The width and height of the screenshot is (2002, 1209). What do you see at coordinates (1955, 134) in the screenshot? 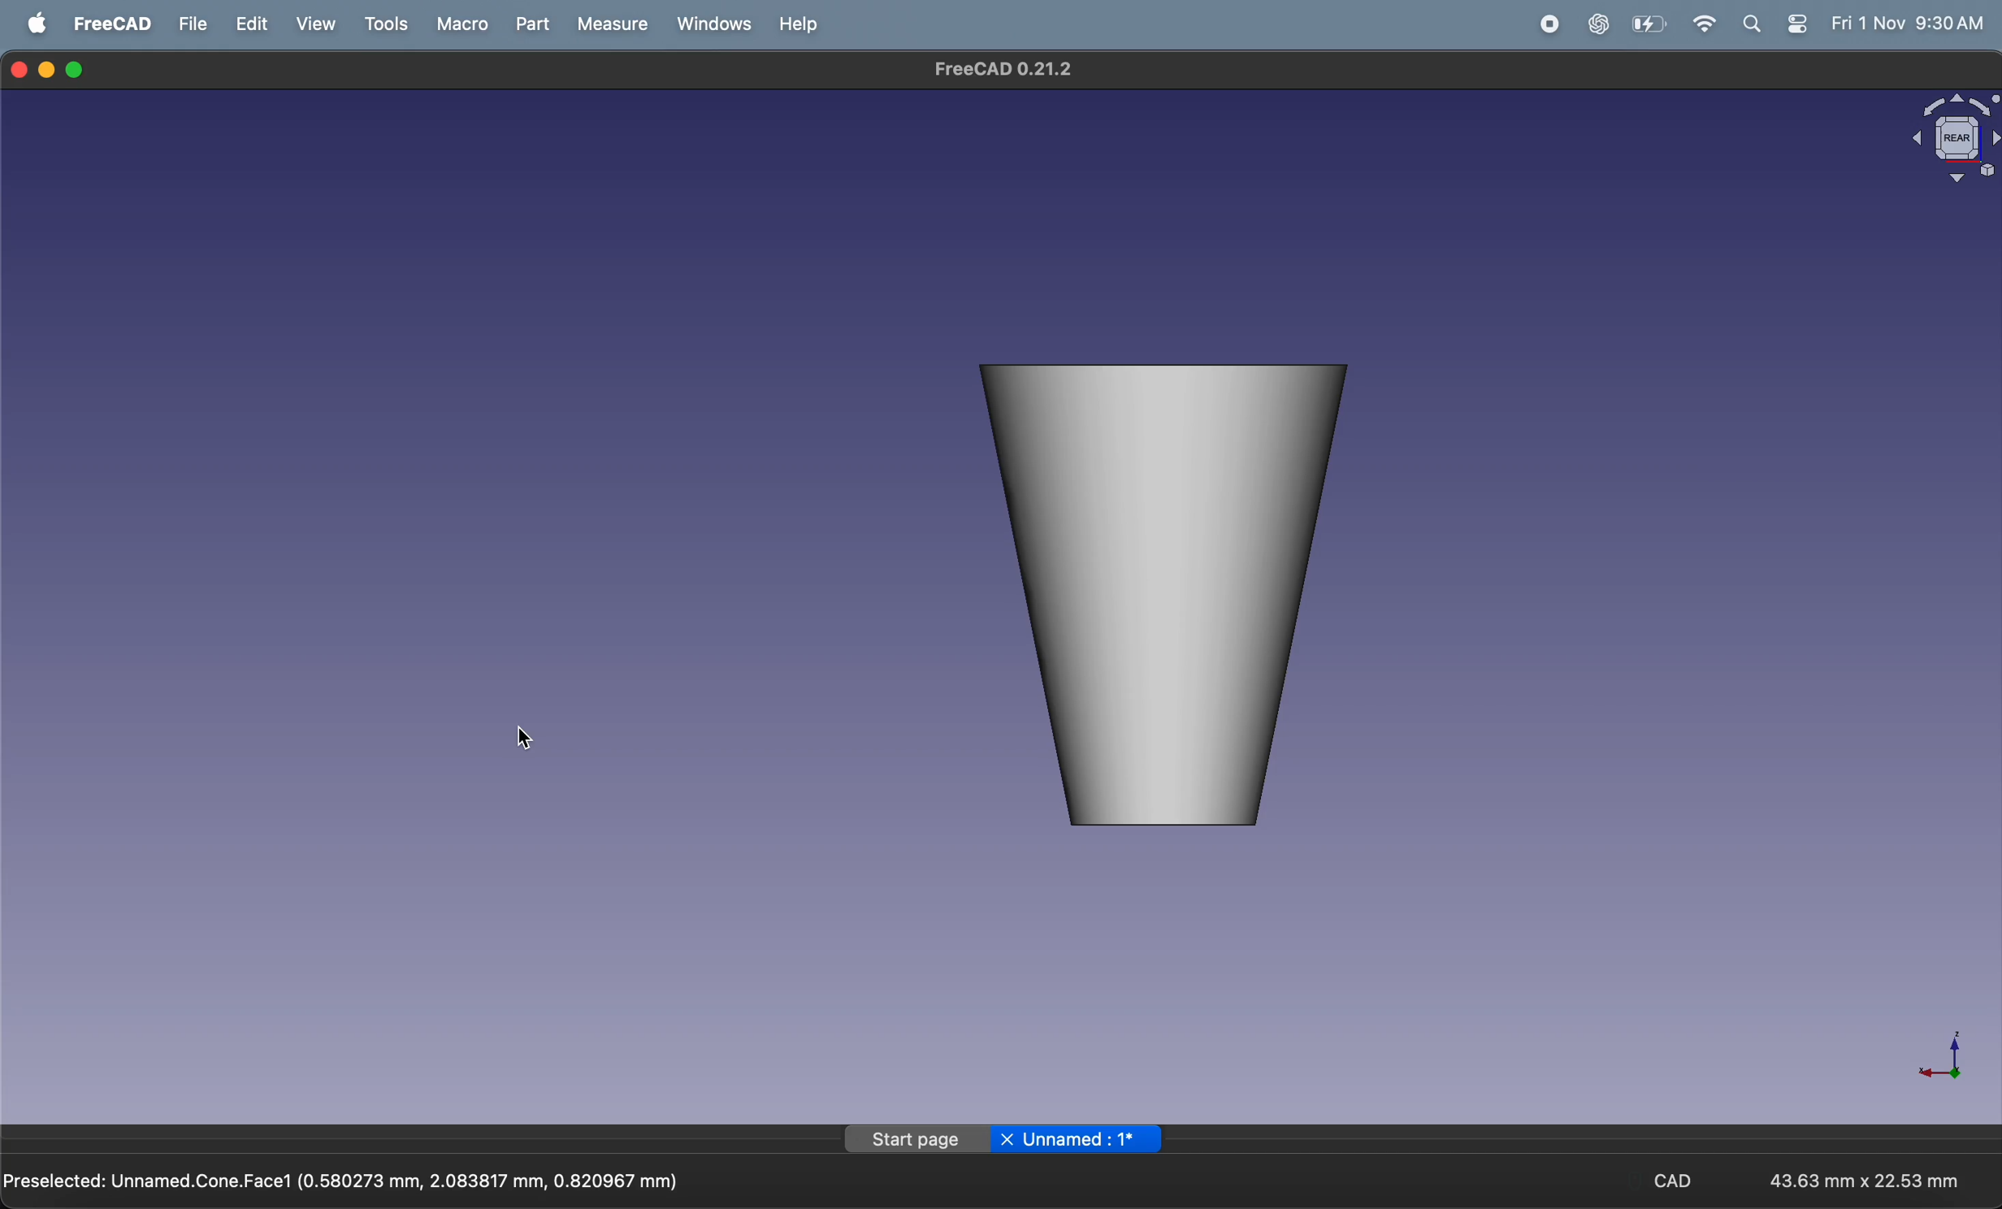
I see `object view` at bounding box center [1955, 134].